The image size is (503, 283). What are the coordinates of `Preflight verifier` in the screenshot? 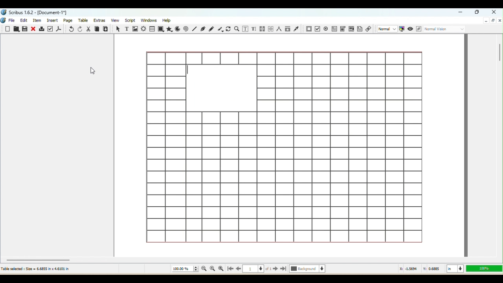 It's located at (51, 29).